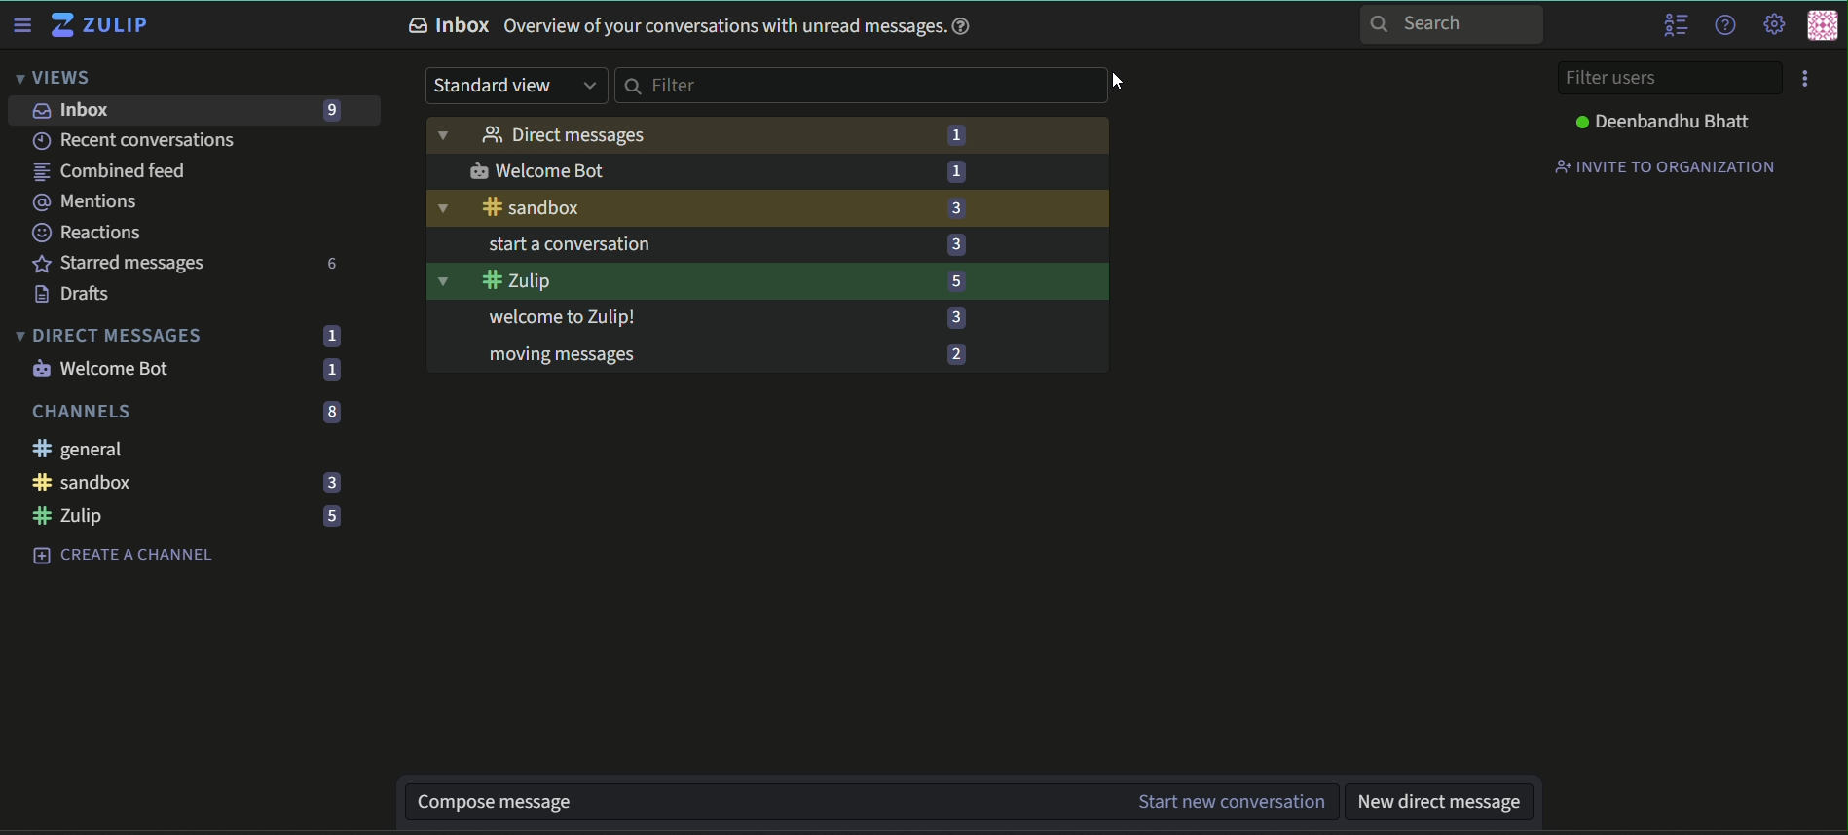 The width and height of the screenshot is (1848, 835). What do you see at coordinates (957, 353) in the screenshot?
I see `number` at bounding box center [957, 353].